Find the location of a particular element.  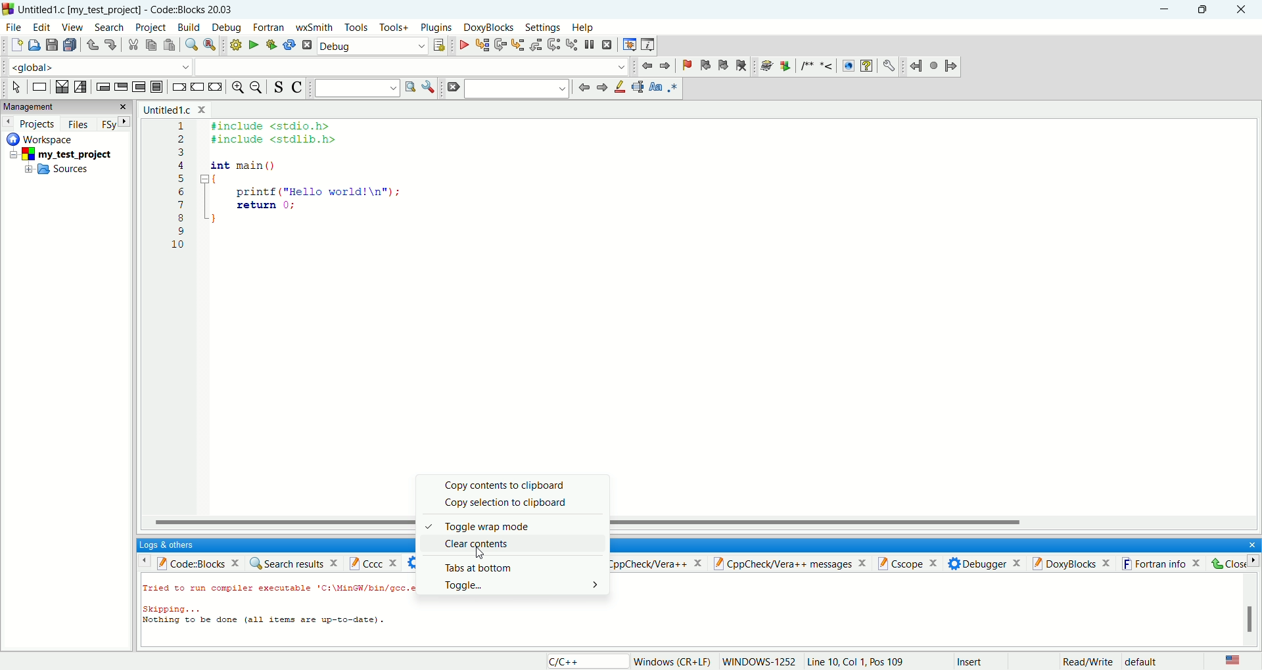

CppCheck/vera++ is located at coordinates (657, 564).